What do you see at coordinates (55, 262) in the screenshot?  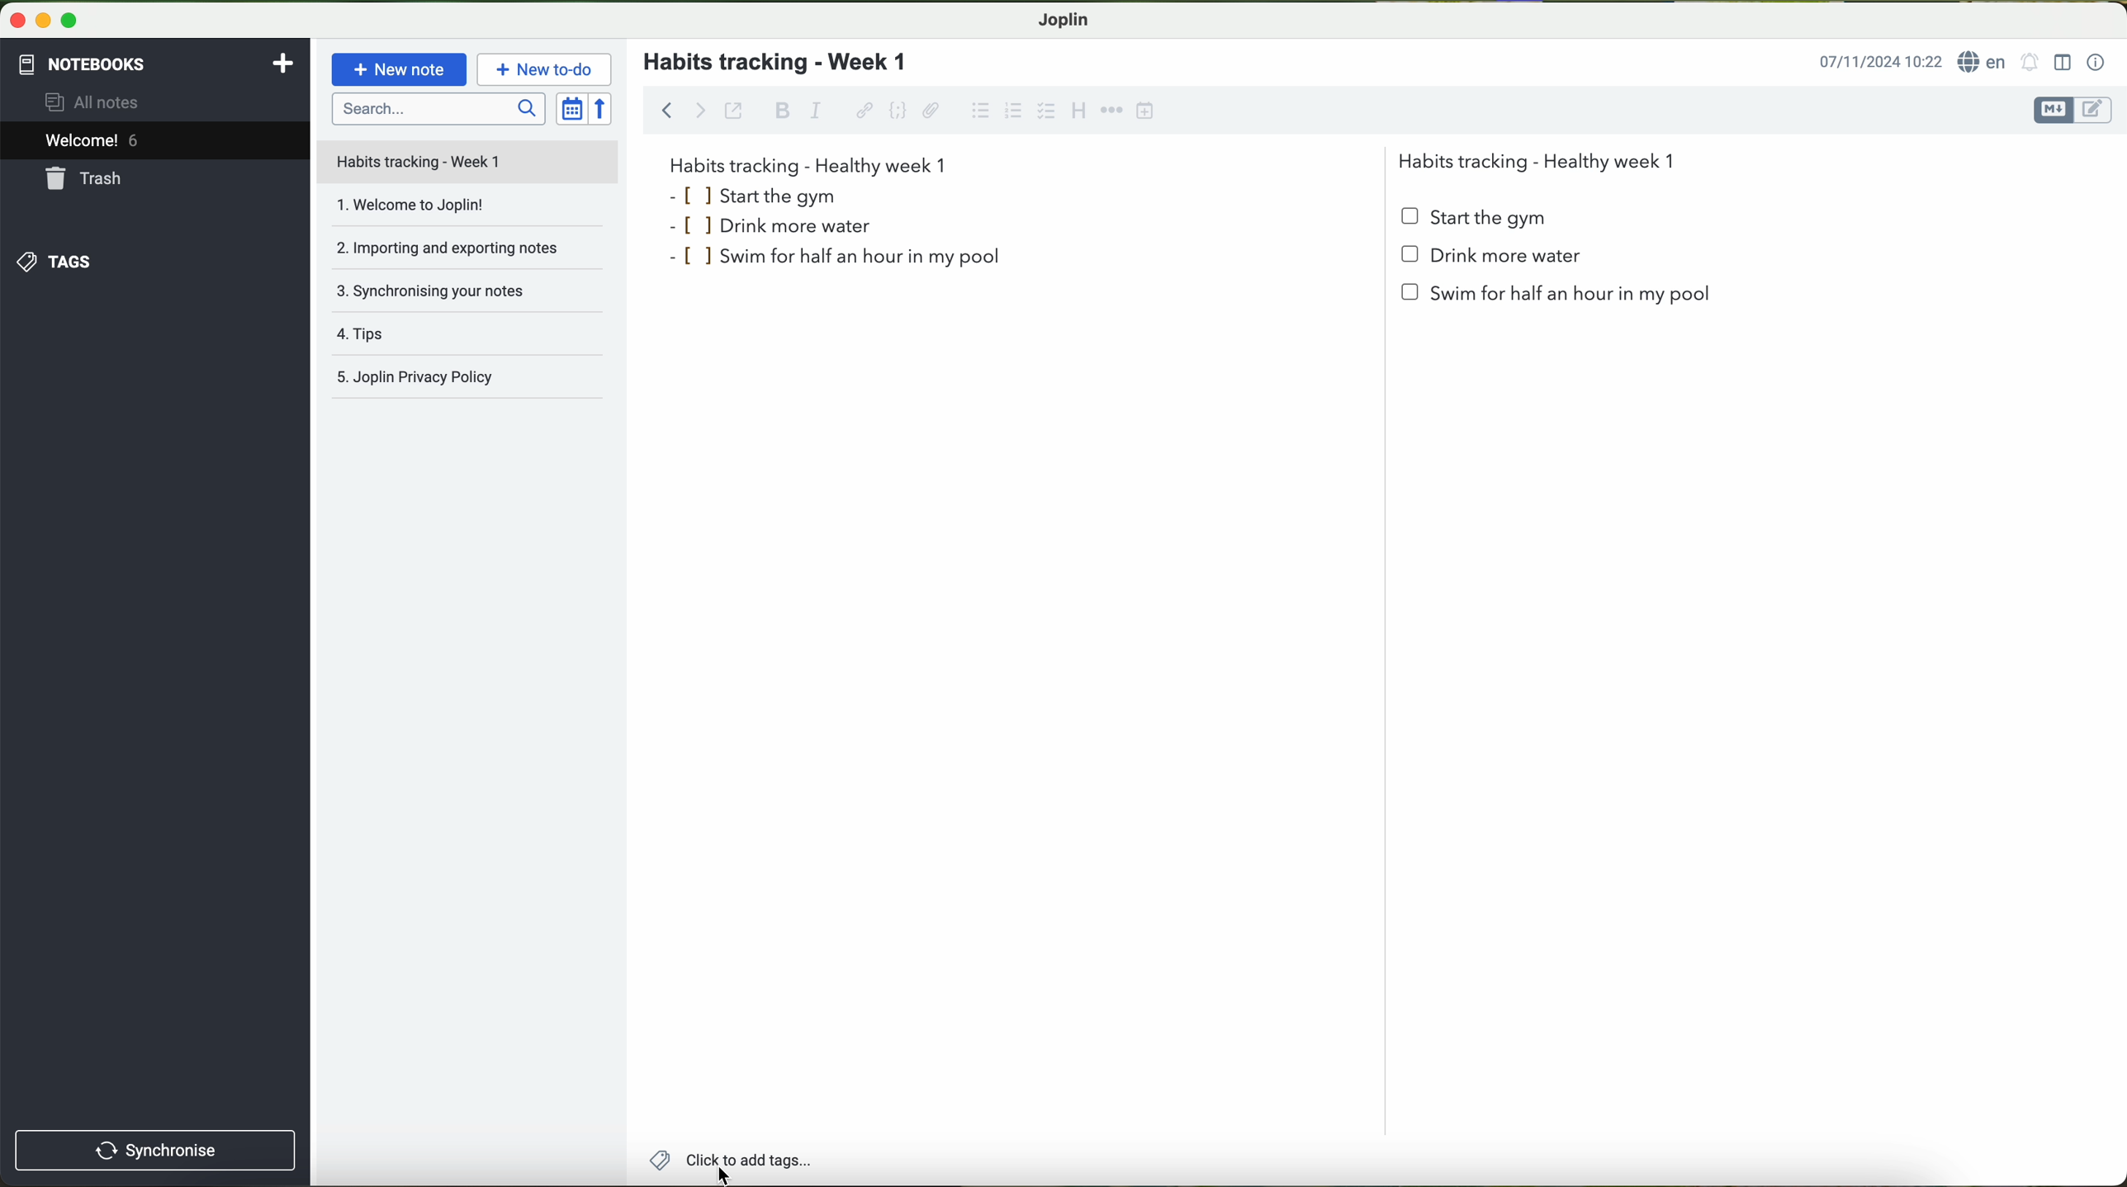 I see `tags` at bounding box center [55, 262].